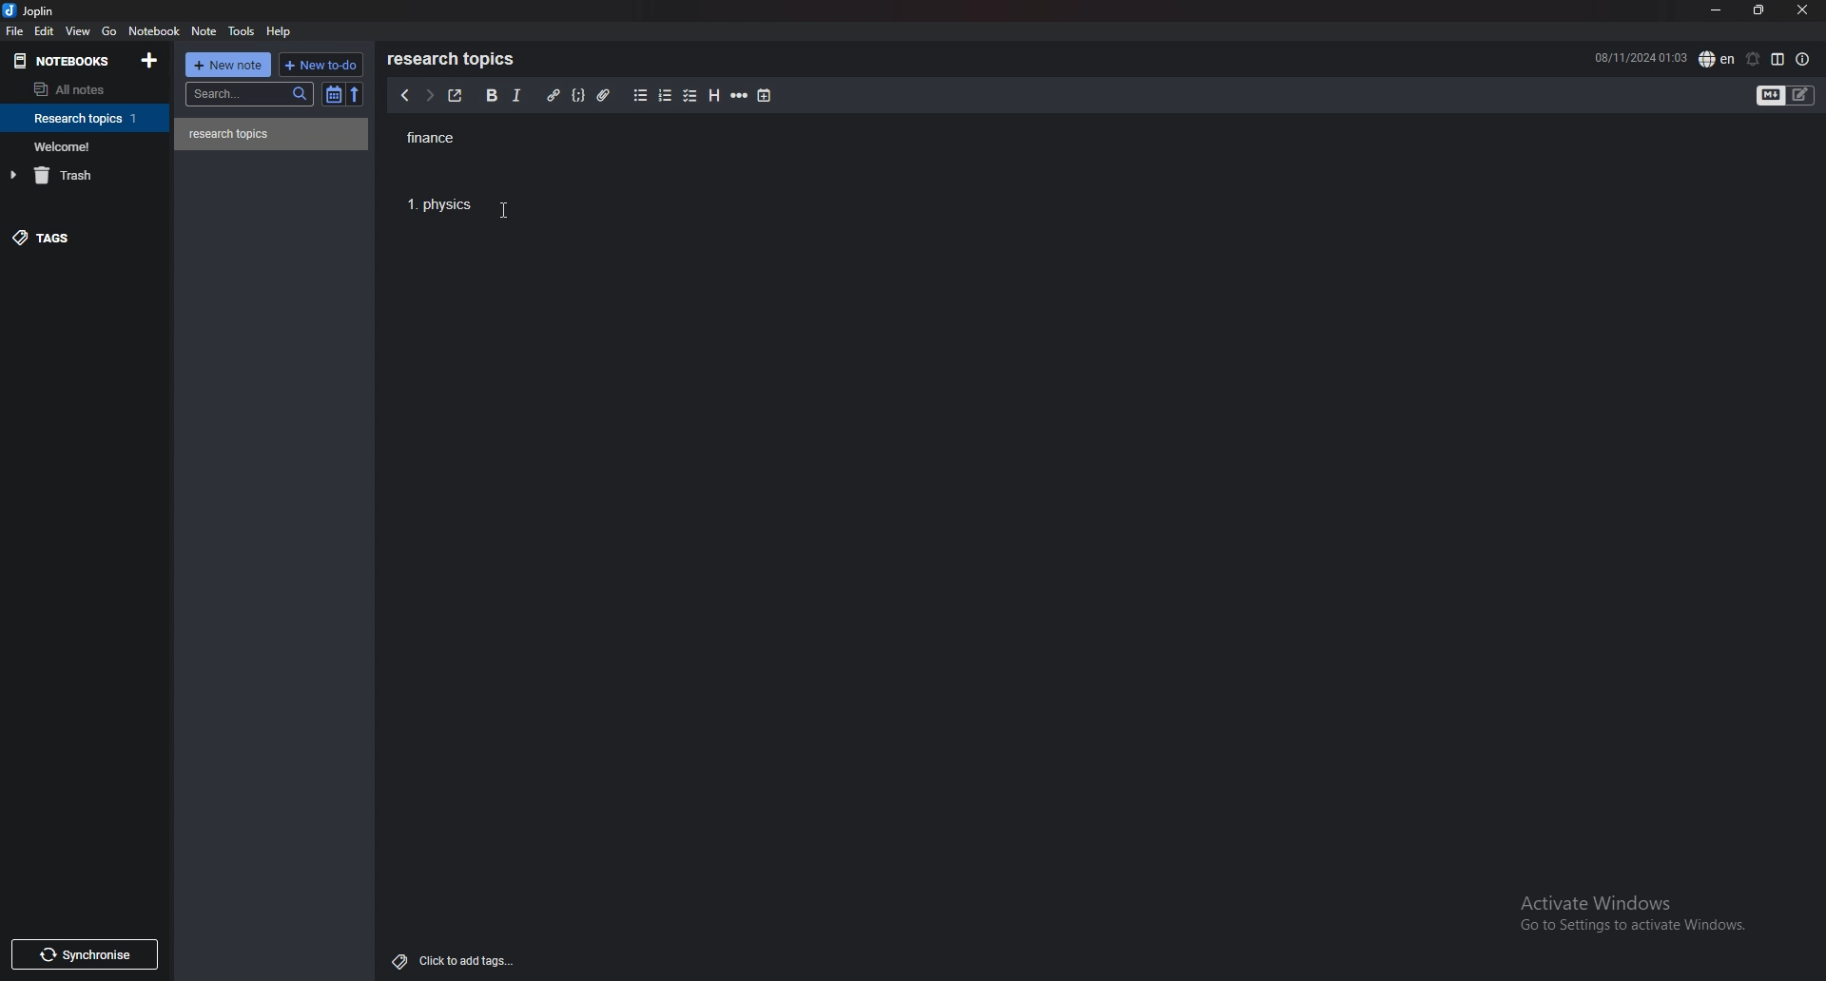 This screenshot has height=981, width=1826. Describe the element at coordinates (1802, 11) in the screenshot. I see `close` at that location.